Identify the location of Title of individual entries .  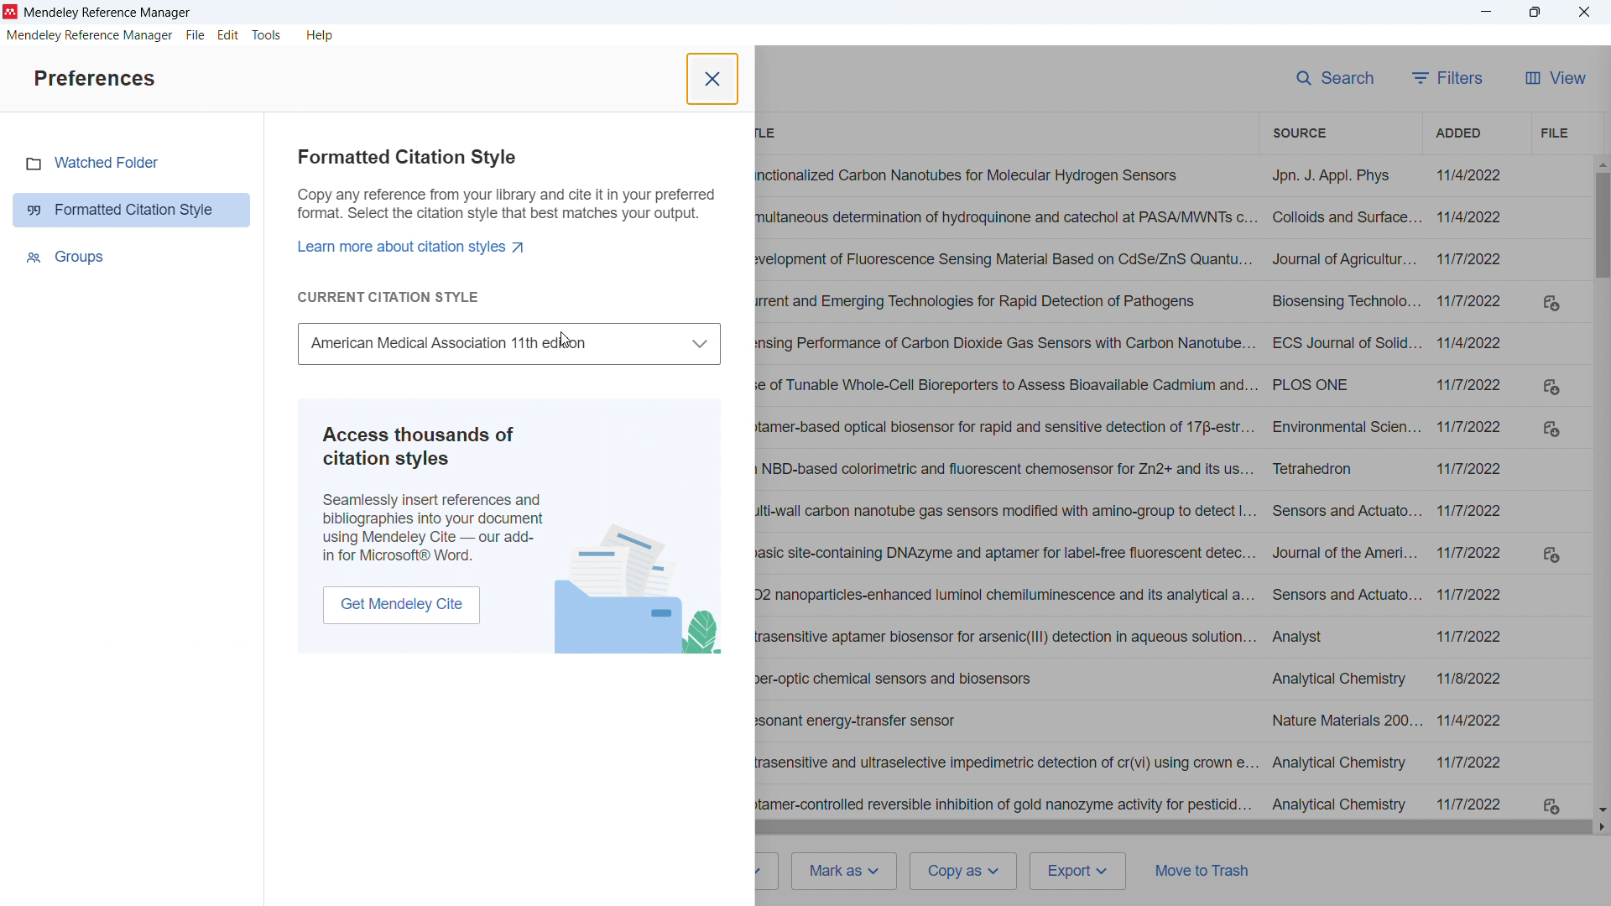
(1005, 491).